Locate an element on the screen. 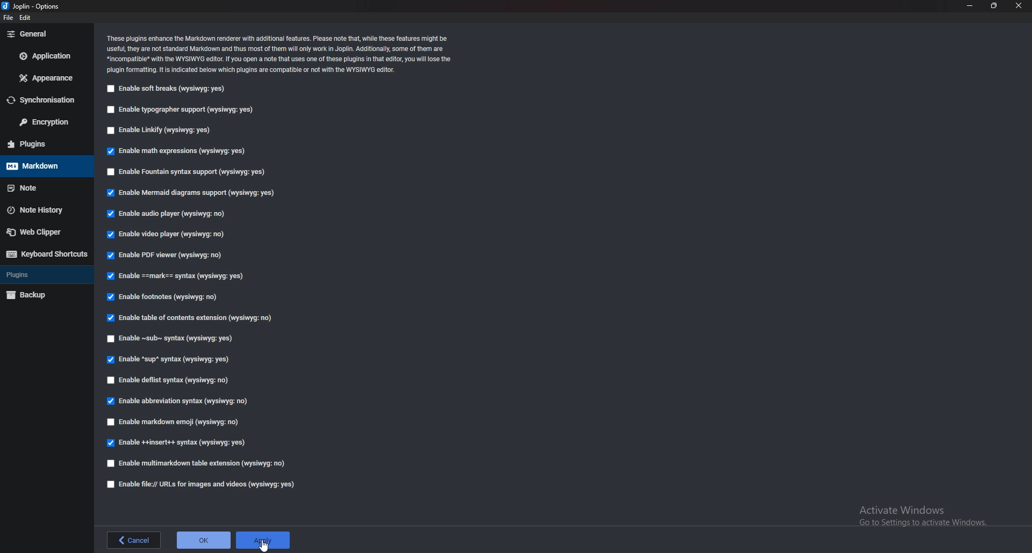  Note is located at coordinates (41, 188).